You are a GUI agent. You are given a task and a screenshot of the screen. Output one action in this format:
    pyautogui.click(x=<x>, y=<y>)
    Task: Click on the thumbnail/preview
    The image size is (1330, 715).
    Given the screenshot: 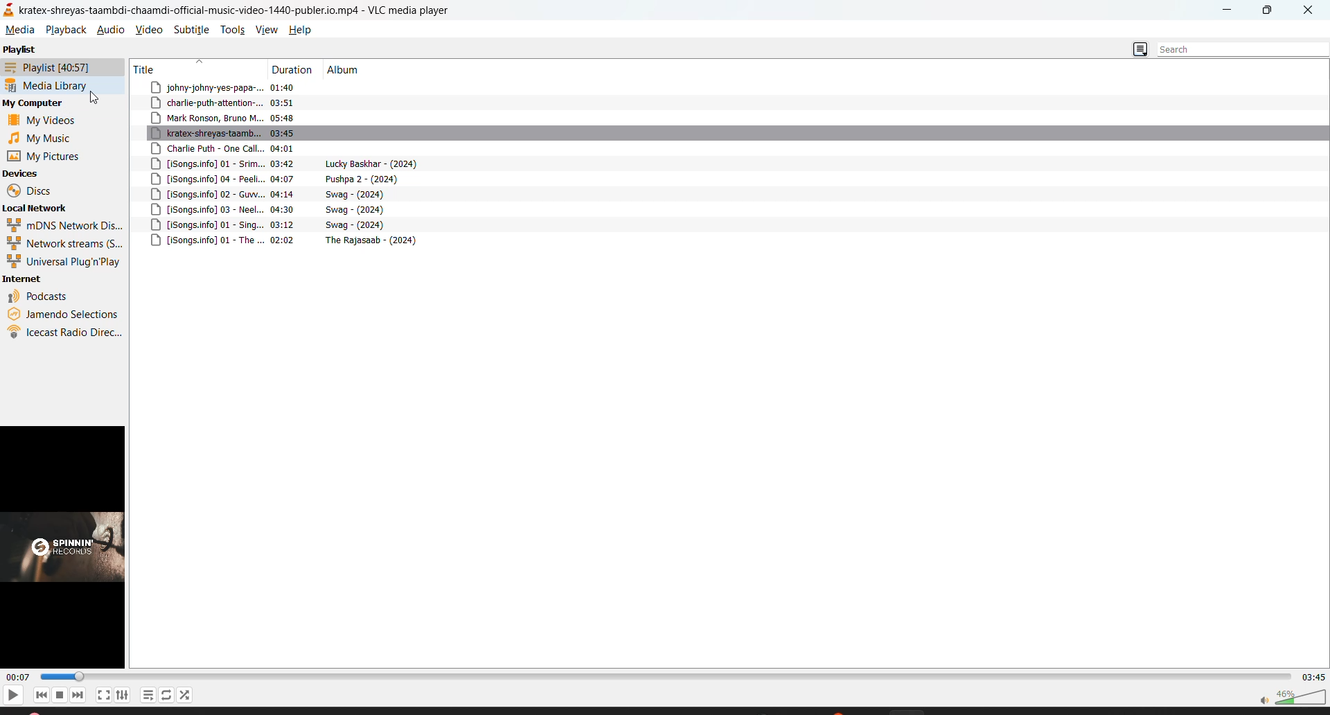 What is the action you would take?
    pyautogui.click(x=66, y=548)
    